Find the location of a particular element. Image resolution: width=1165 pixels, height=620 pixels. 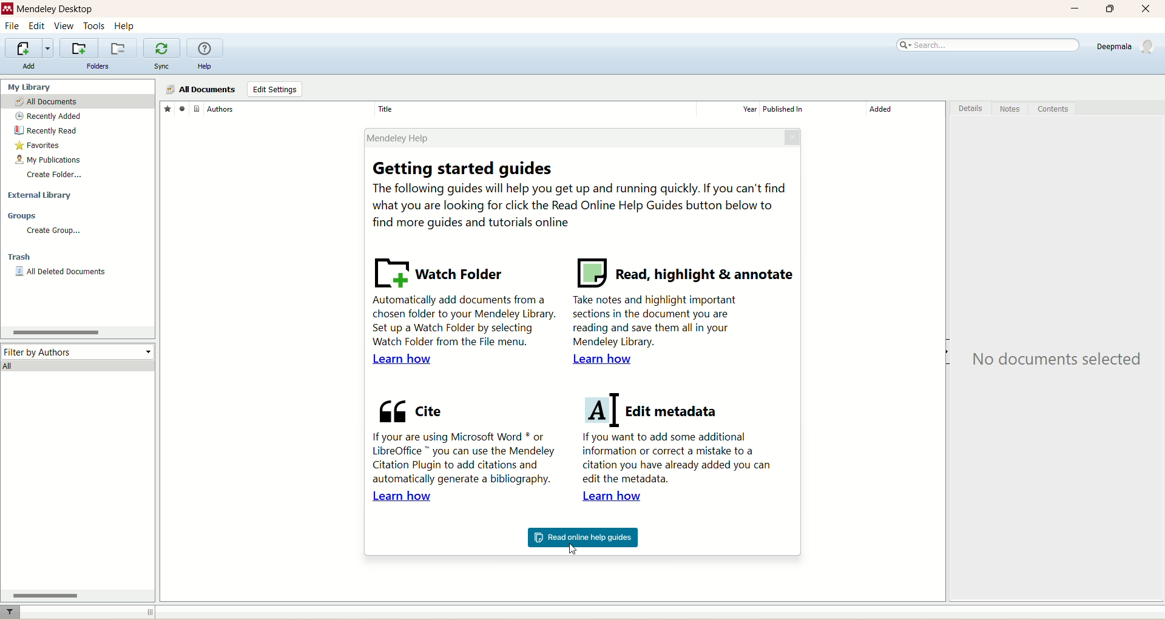

edit settings is located at coordinates (274, 89).